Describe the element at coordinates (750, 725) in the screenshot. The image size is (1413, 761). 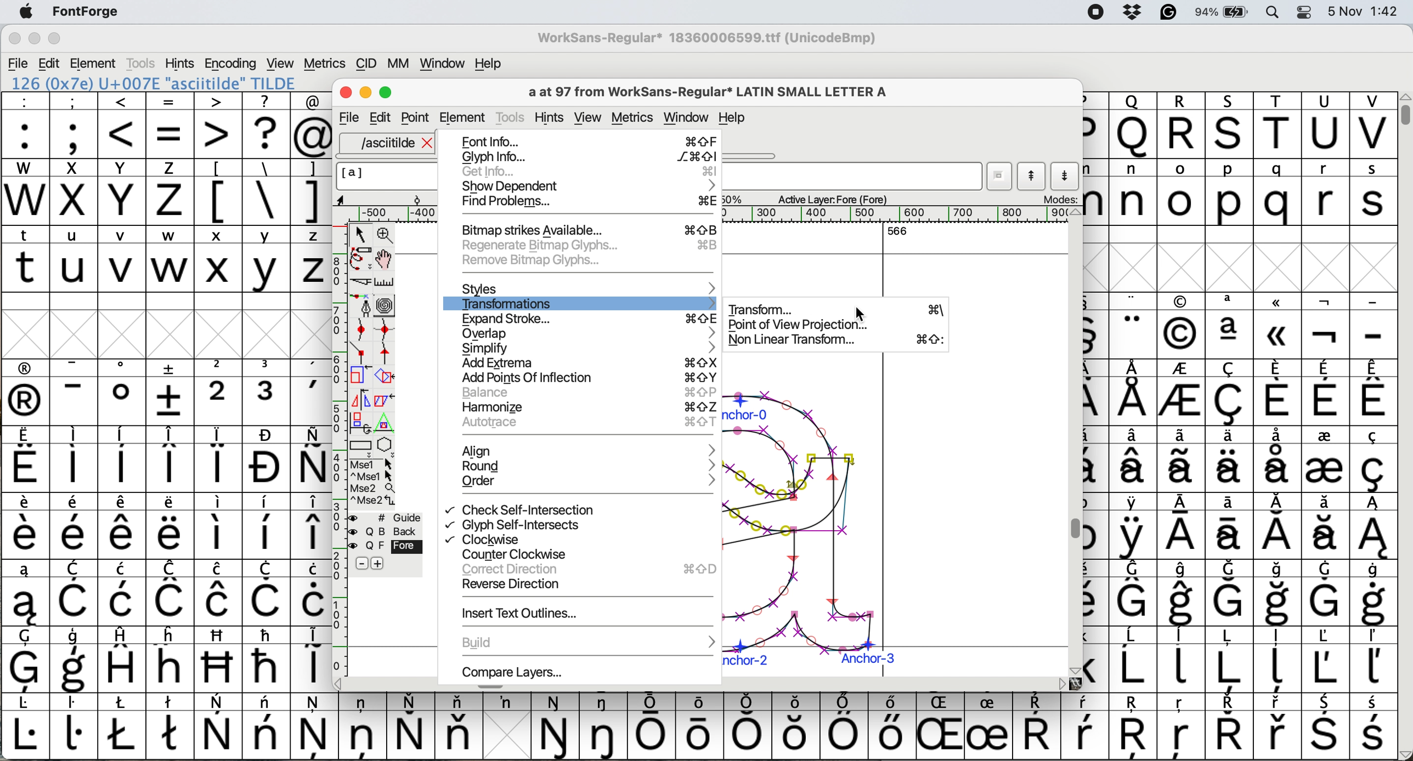
I see `symbol` at that location.